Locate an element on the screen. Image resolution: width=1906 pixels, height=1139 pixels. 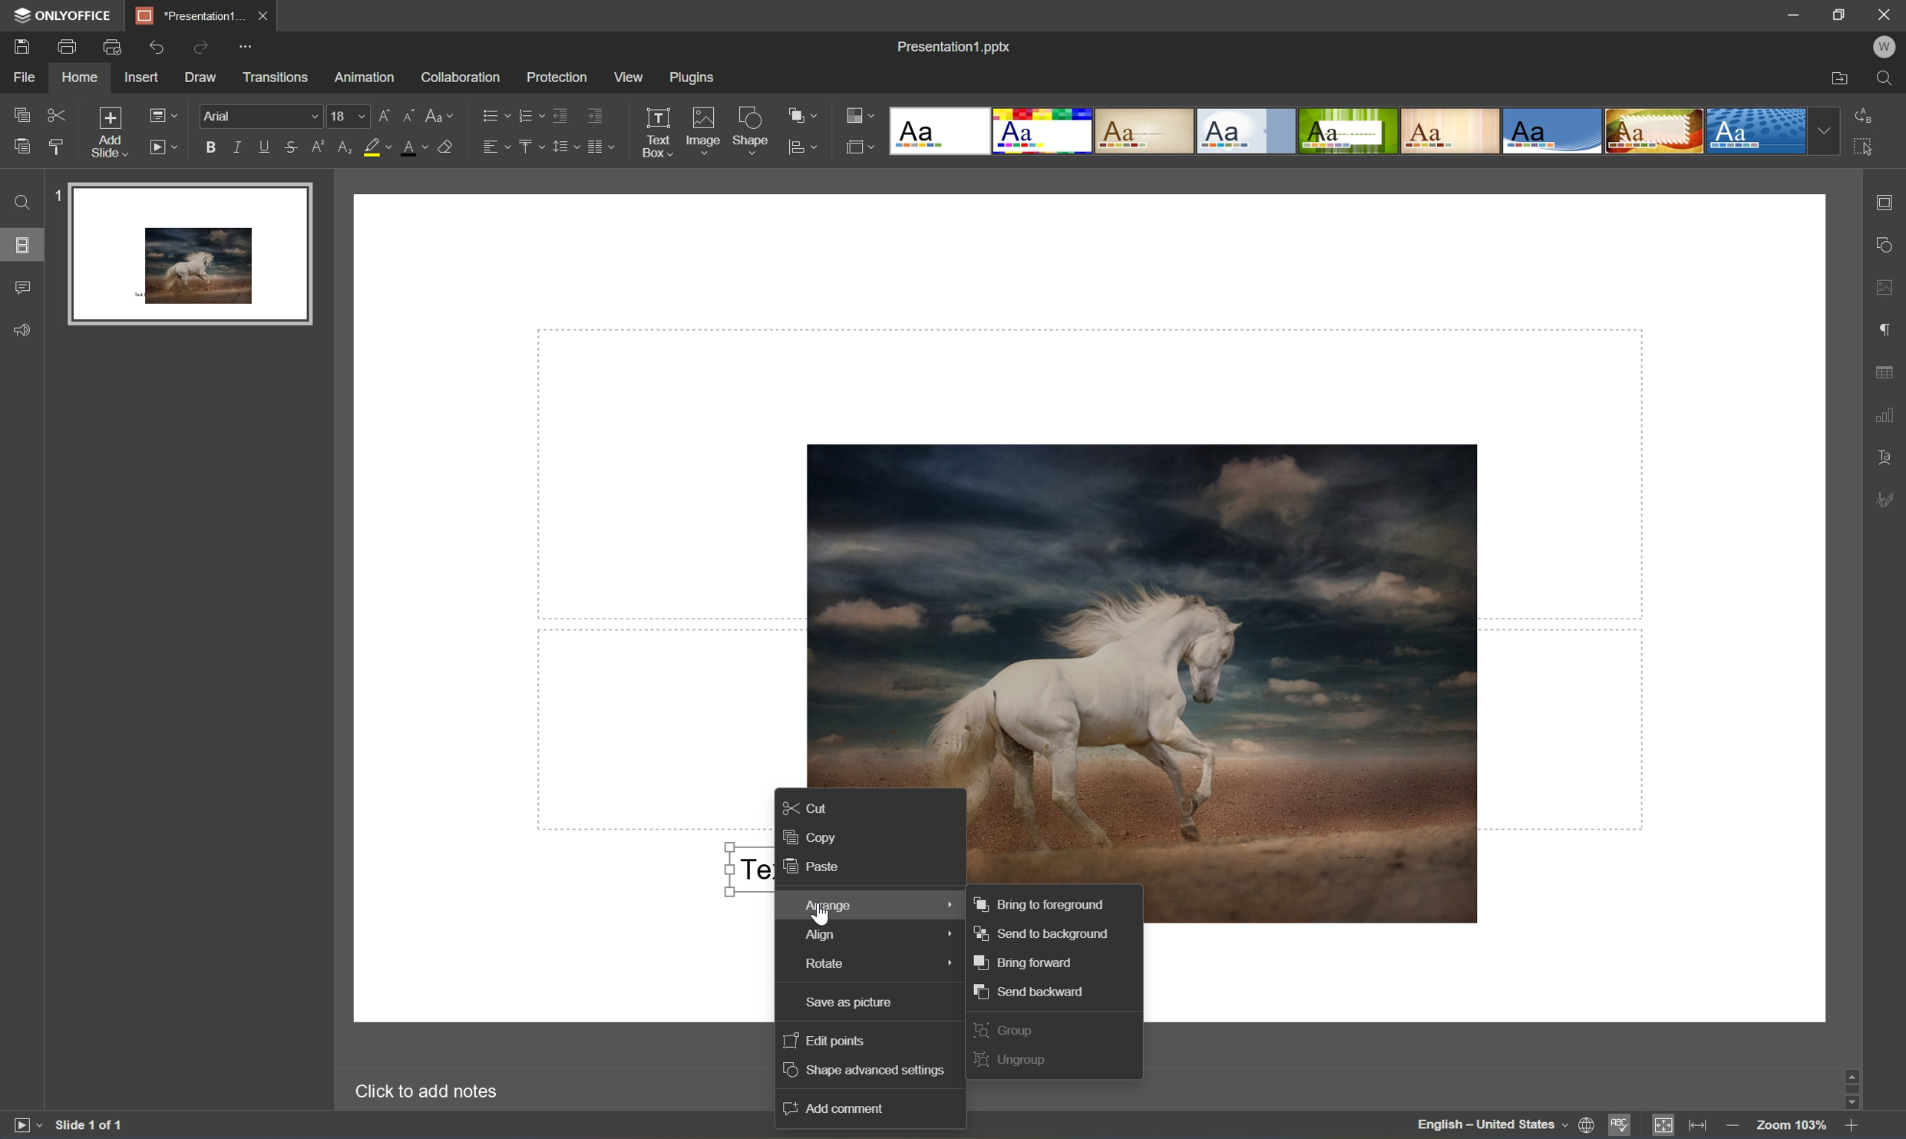
Office is located at coordinates (1554, 130).